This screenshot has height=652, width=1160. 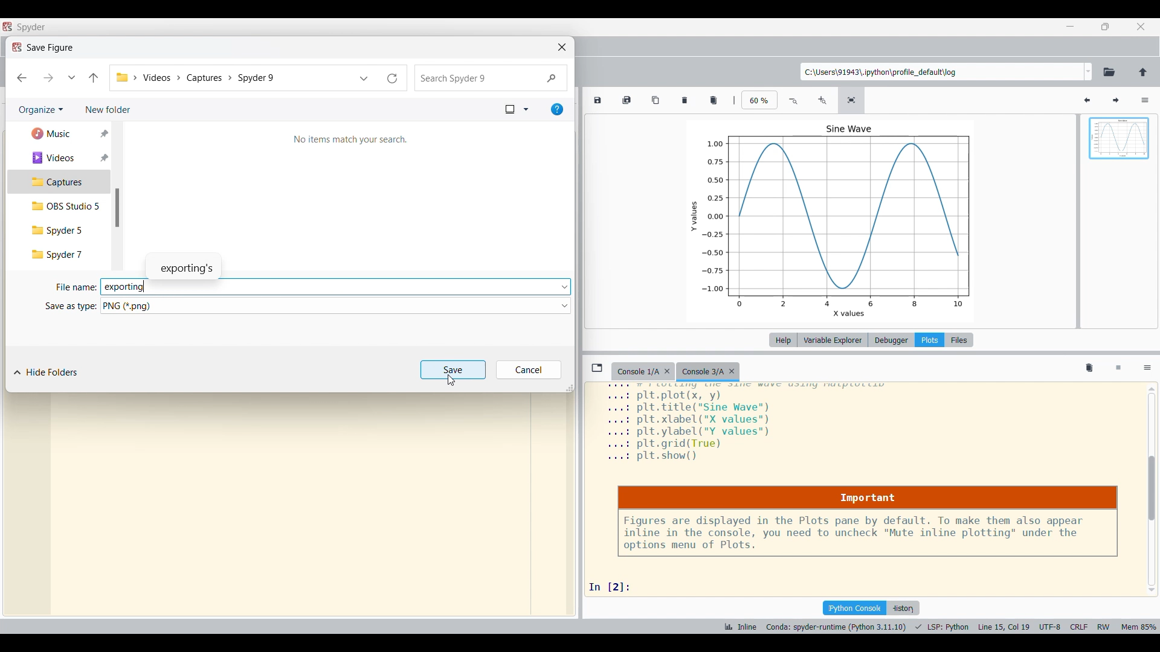 What do you see at coordinates (1141, 27) in the screenshot?
I see `Close interface` at bounding box center [1141, 27].